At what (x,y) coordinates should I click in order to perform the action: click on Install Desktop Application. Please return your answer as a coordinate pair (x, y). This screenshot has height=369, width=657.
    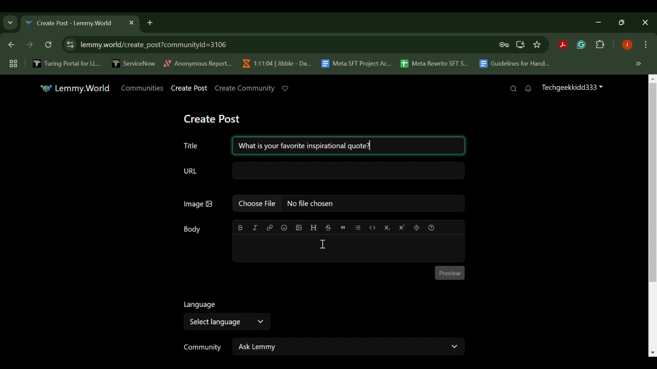
    Looking at the image, I should click on (520, 45).